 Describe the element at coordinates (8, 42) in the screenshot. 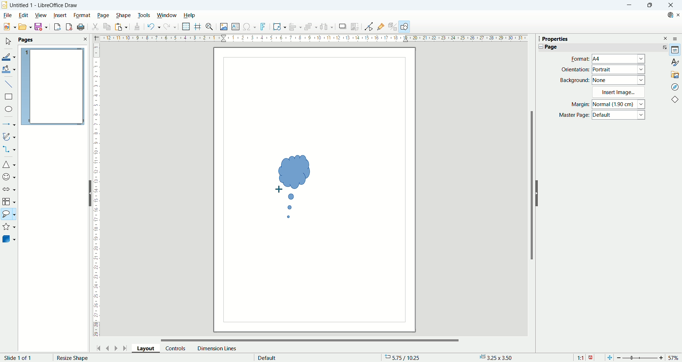

I see `select` at that location.